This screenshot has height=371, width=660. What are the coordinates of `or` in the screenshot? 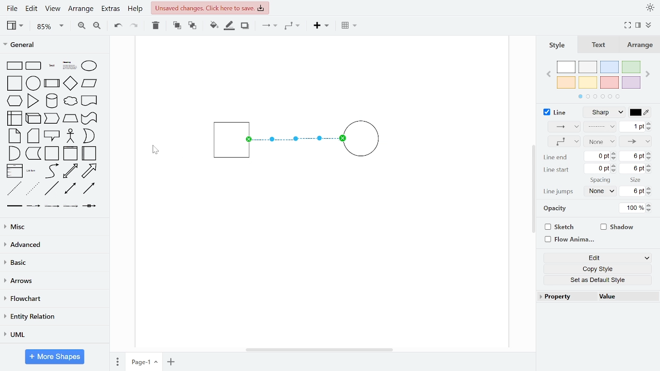 It's located at (89, 136).